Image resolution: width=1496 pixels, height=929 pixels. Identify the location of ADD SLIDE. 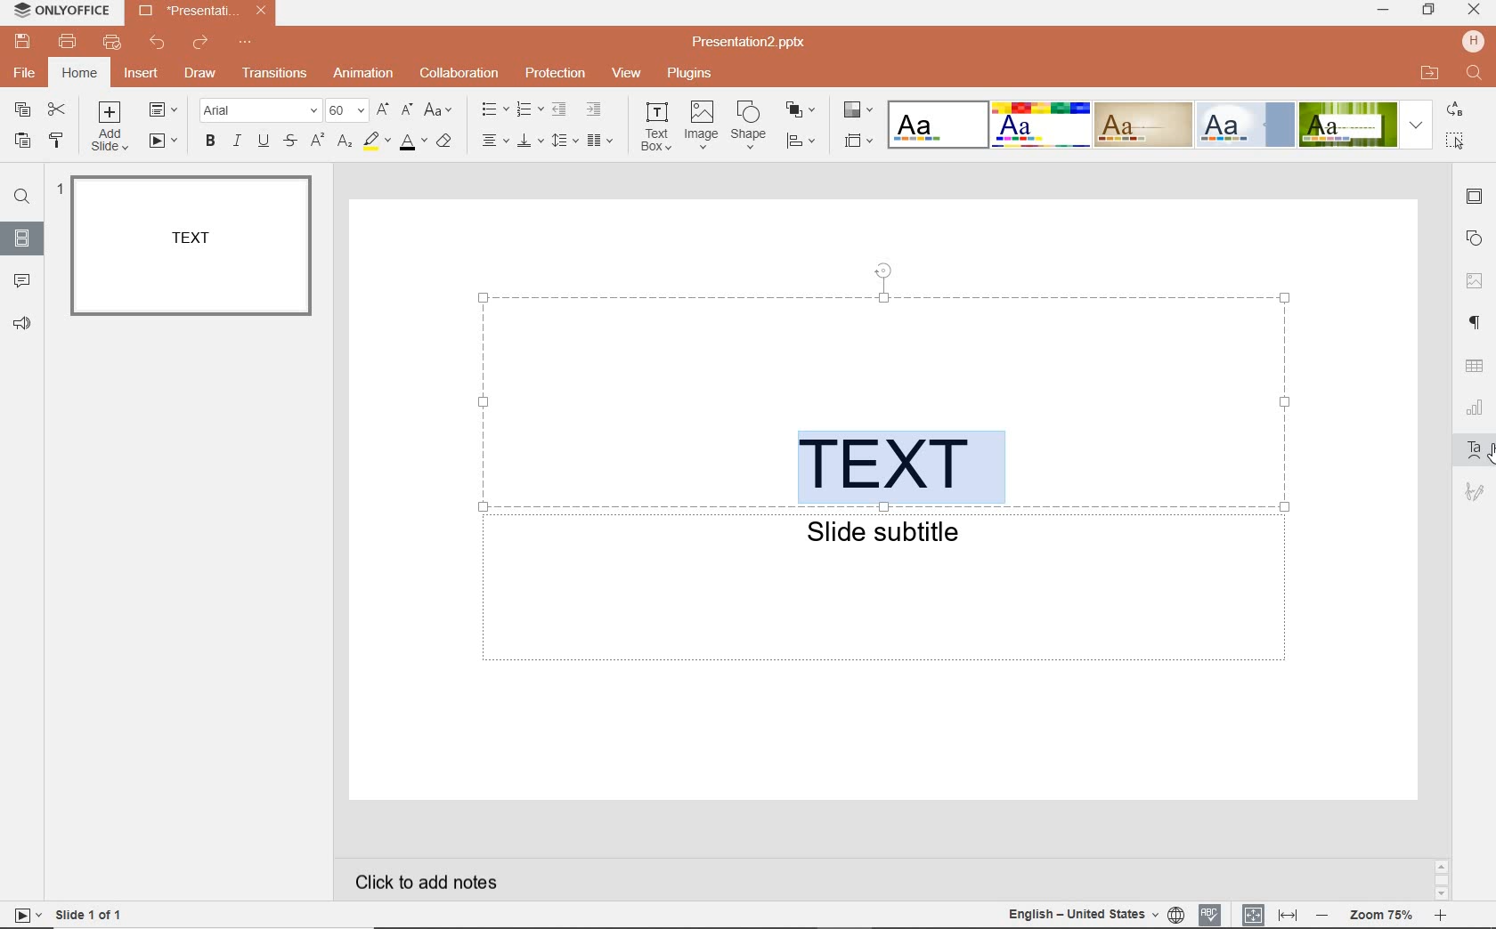
(114, 126).